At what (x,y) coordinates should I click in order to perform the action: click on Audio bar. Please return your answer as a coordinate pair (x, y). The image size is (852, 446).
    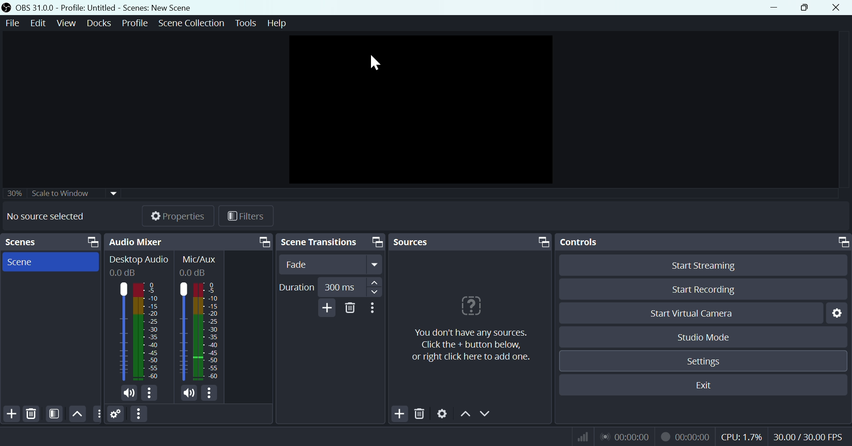
    Looking at the image, I should click on (138, 330).